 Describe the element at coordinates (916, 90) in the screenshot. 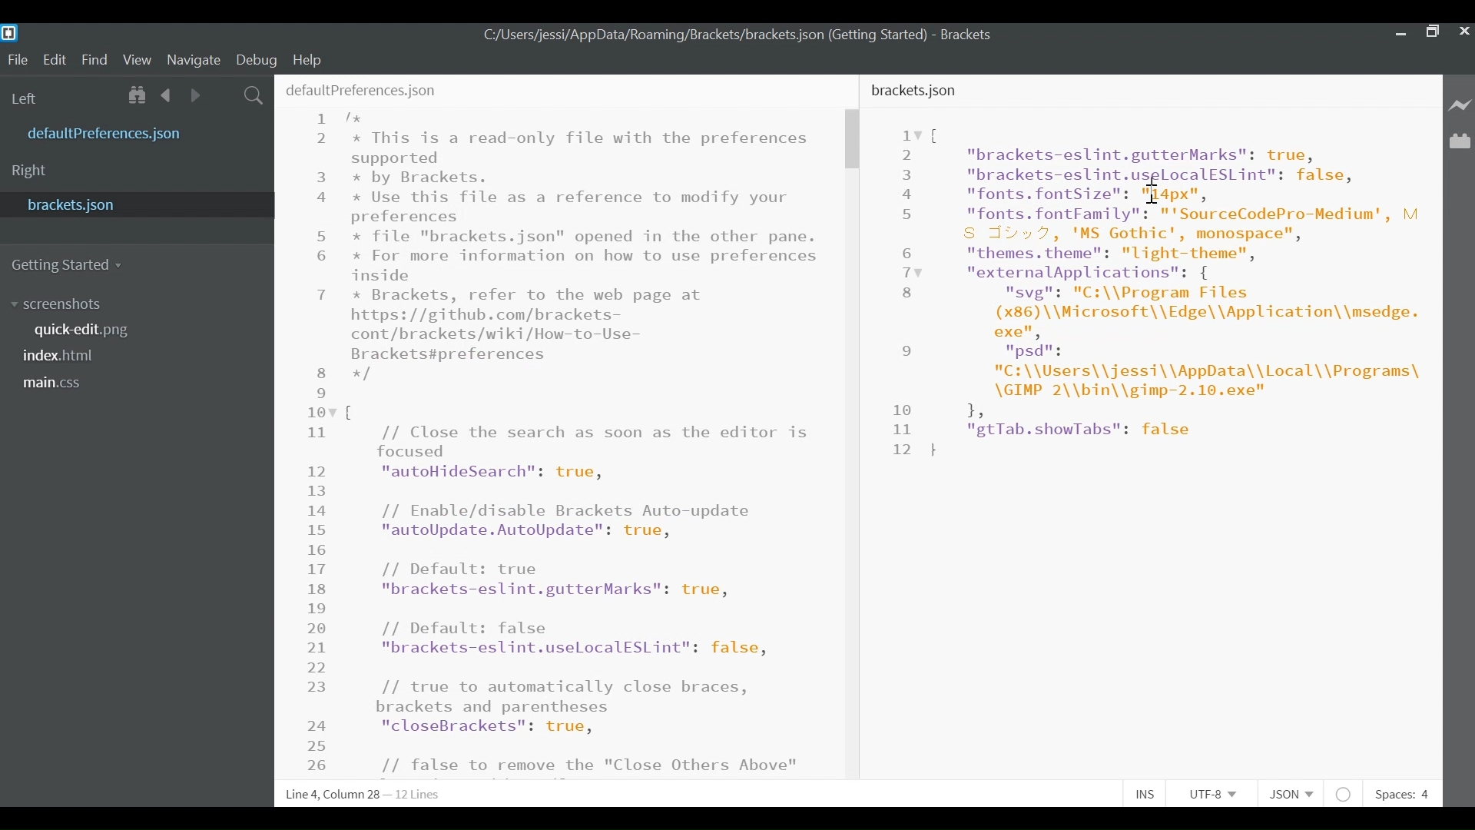

I see `bracket.json` at that location.